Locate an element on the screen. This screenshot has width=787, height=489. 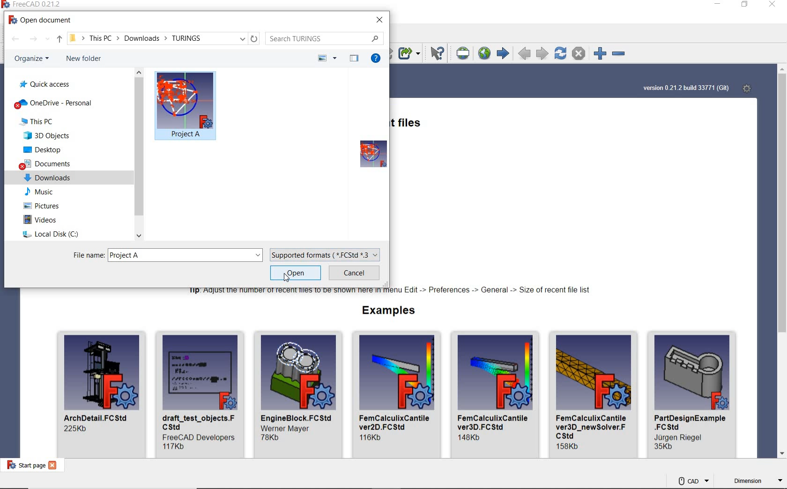
FILE NAME is located at coordinates (186, 256).